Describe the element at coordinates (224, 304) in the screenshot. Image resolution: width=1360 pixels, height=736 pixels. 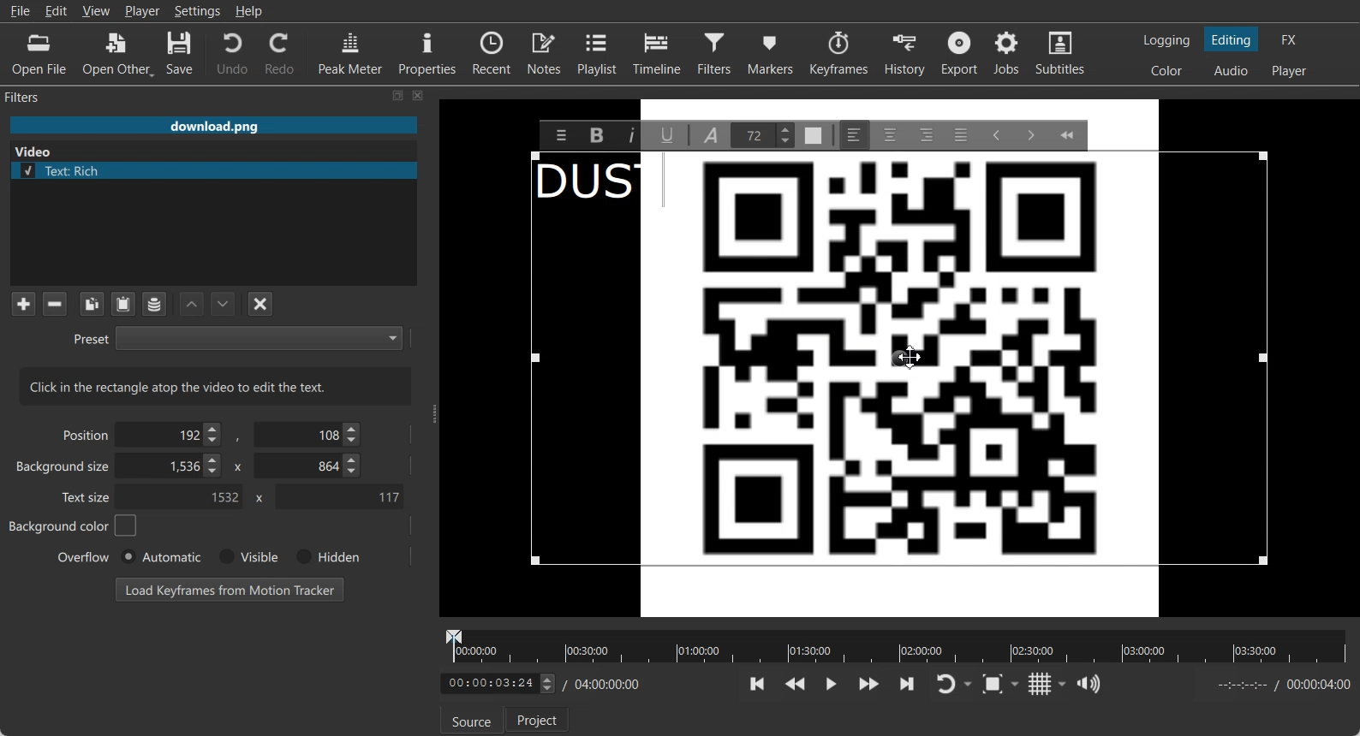
I see `Move Filter Down` at that location.